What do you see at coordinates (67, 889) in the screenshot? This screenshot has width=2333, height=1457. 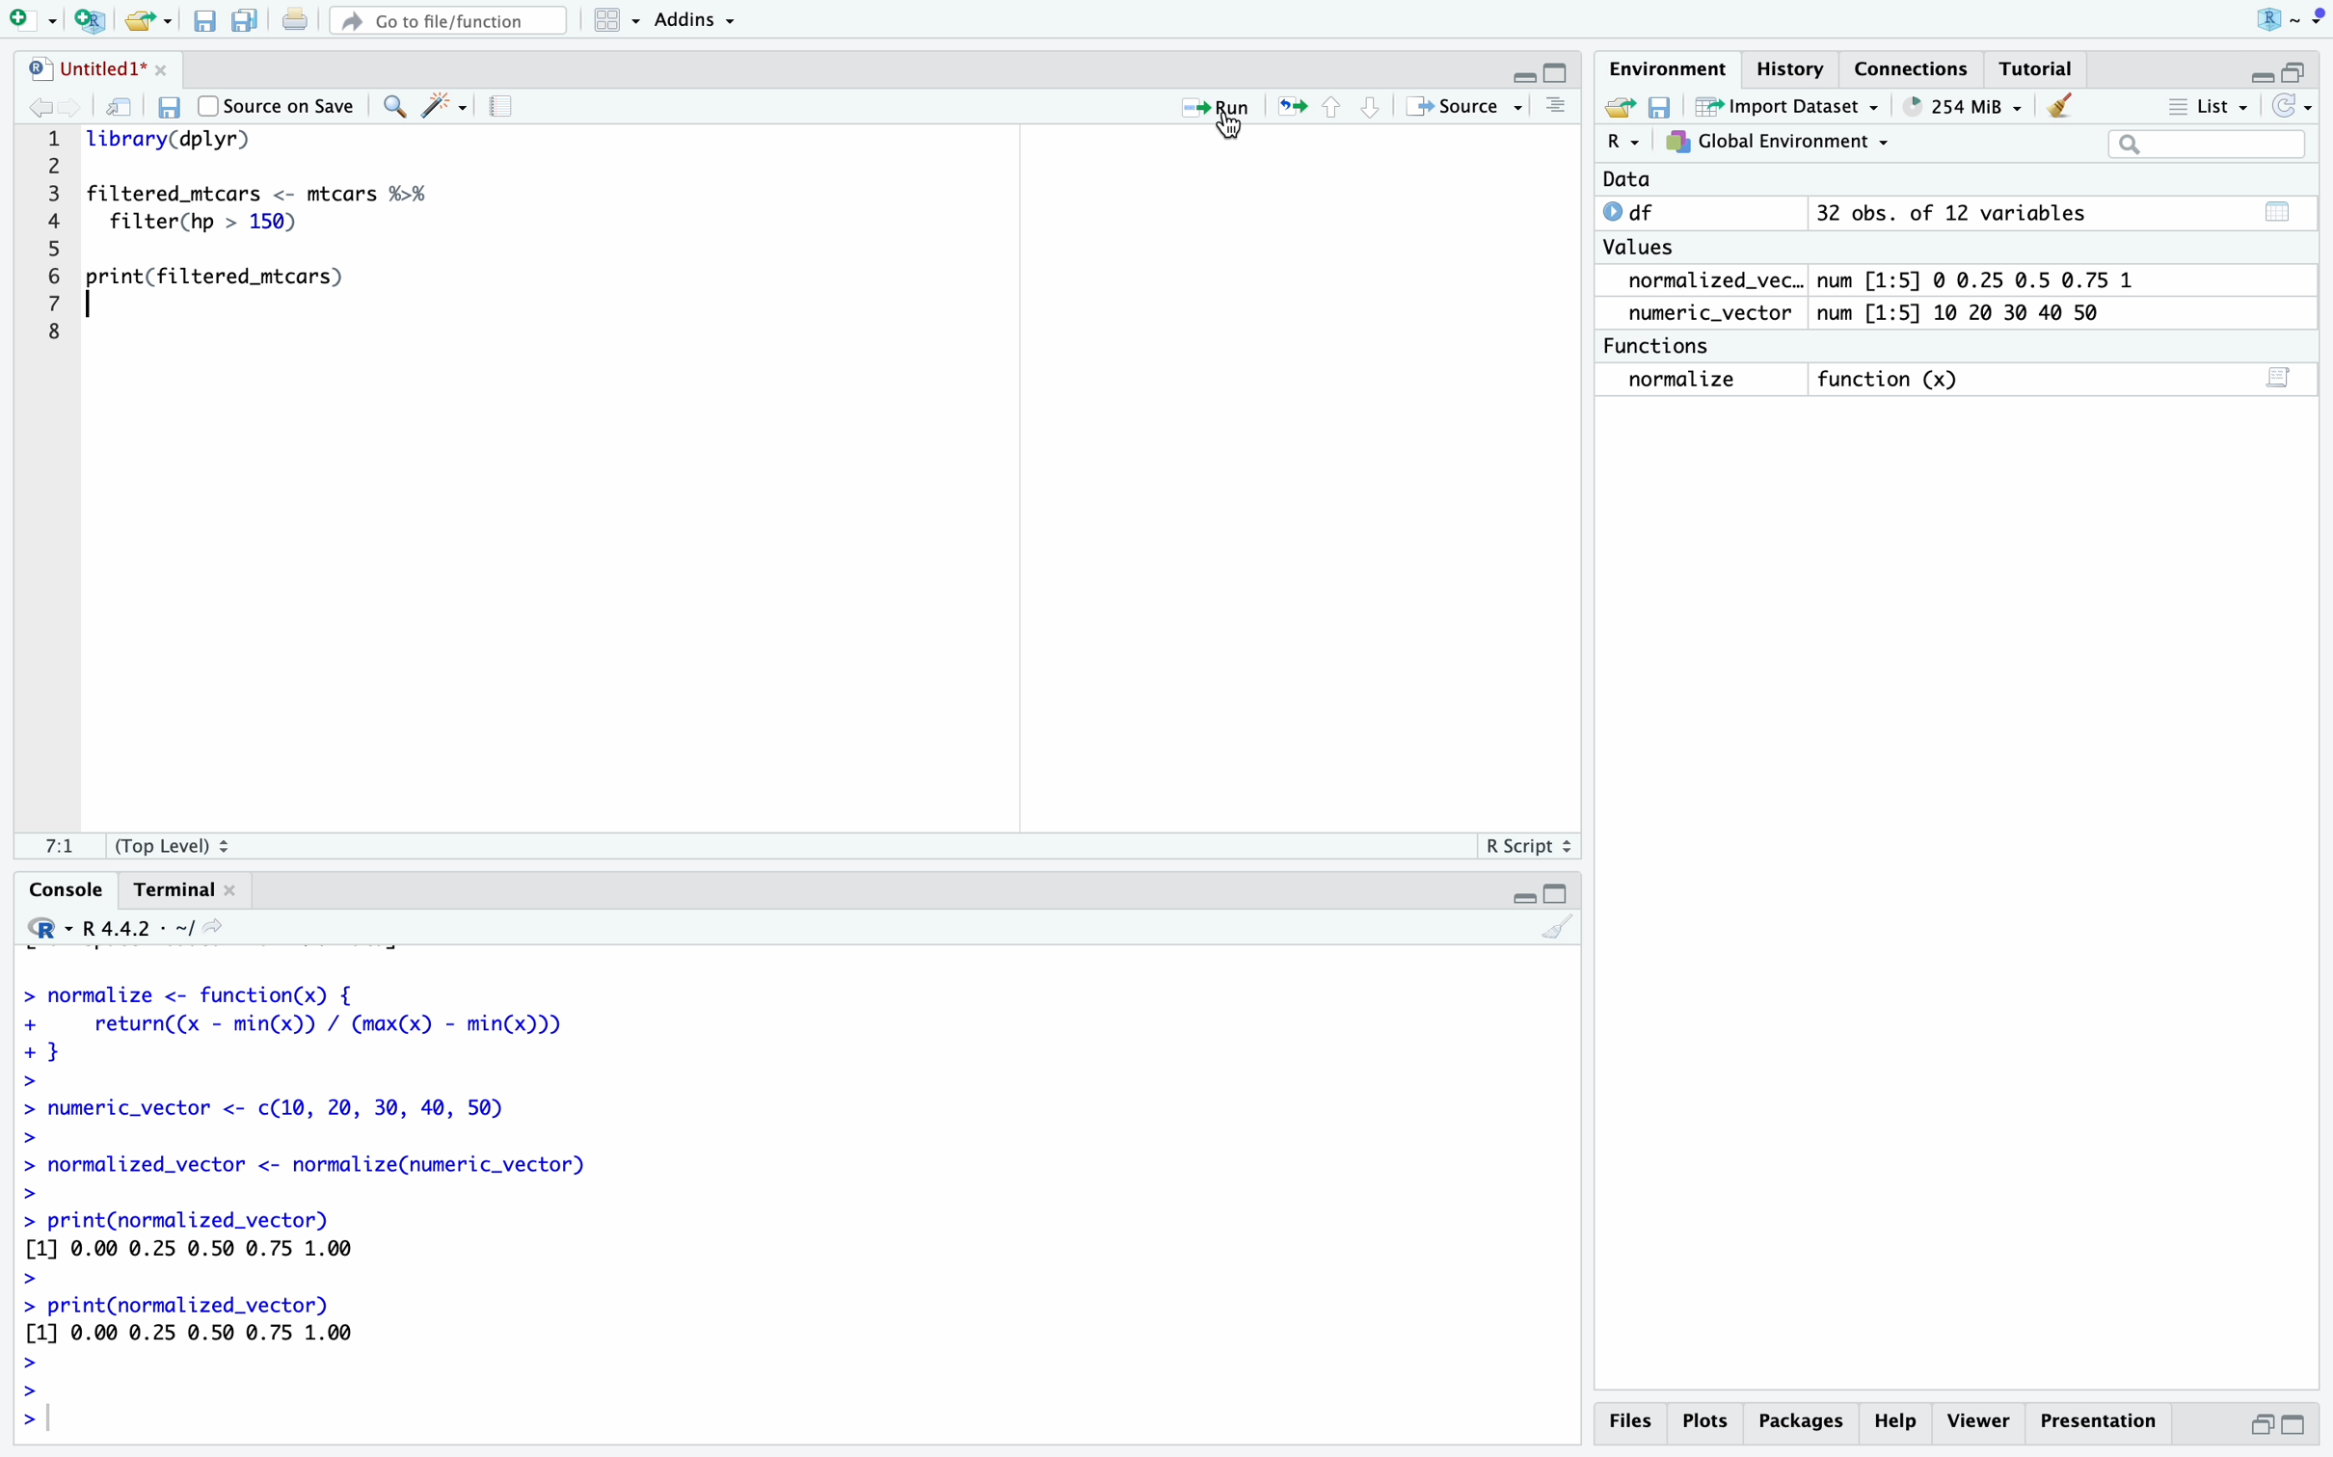 I see `Console` at bounding box center [67, 889].